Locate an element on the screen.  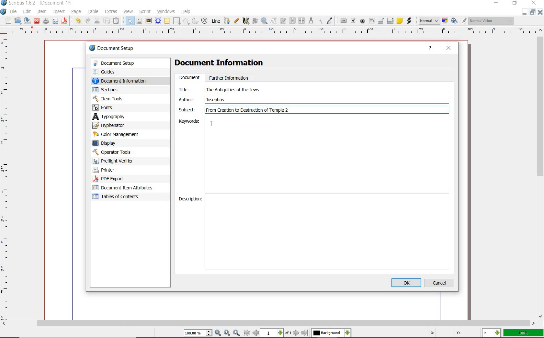
ok is located at coordinates (406, 283).